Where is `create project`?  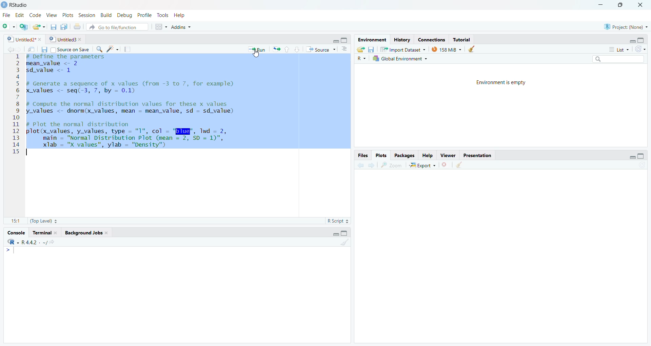 create project is located at coordinates (21, 26).